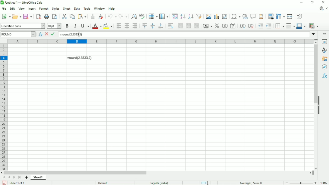  What do you see at coordinates (175, 16) in the screenshot?
I see `Sort` at bounding box center [175, 16].